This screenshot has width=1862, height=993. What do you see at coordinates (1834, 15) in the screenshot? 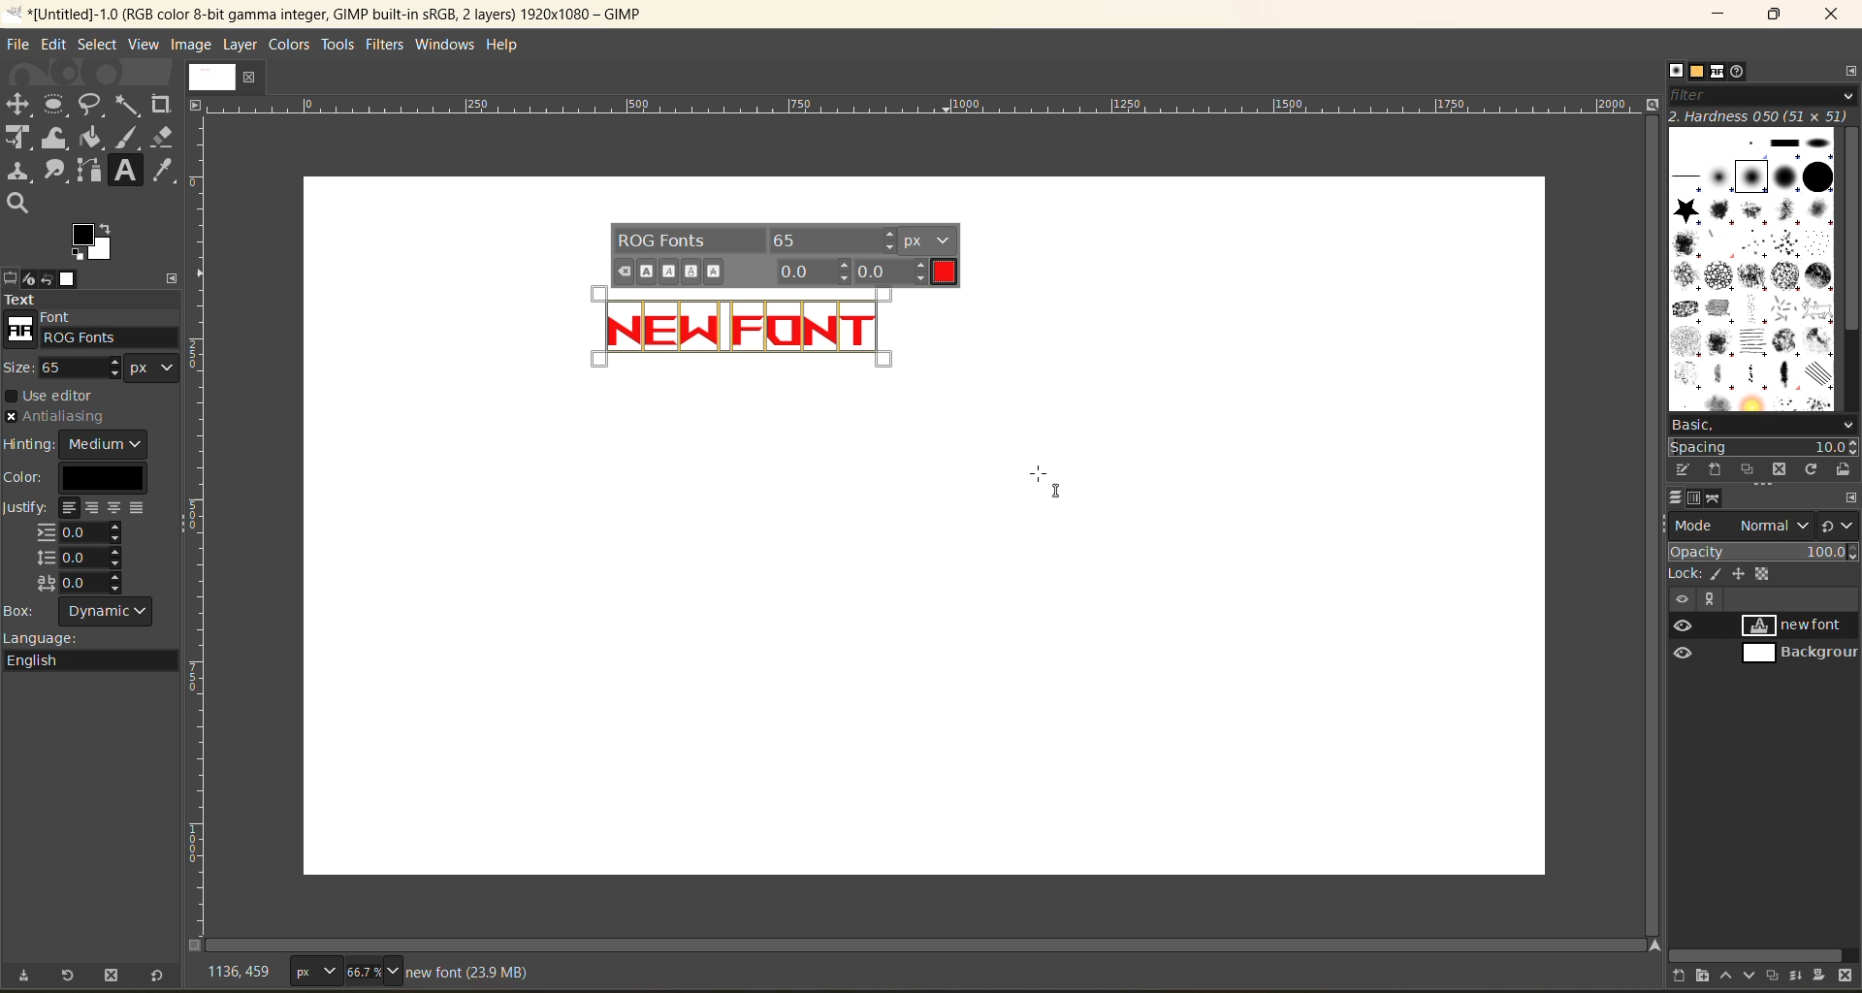
I see `close` at bounding box center [1834, 15].